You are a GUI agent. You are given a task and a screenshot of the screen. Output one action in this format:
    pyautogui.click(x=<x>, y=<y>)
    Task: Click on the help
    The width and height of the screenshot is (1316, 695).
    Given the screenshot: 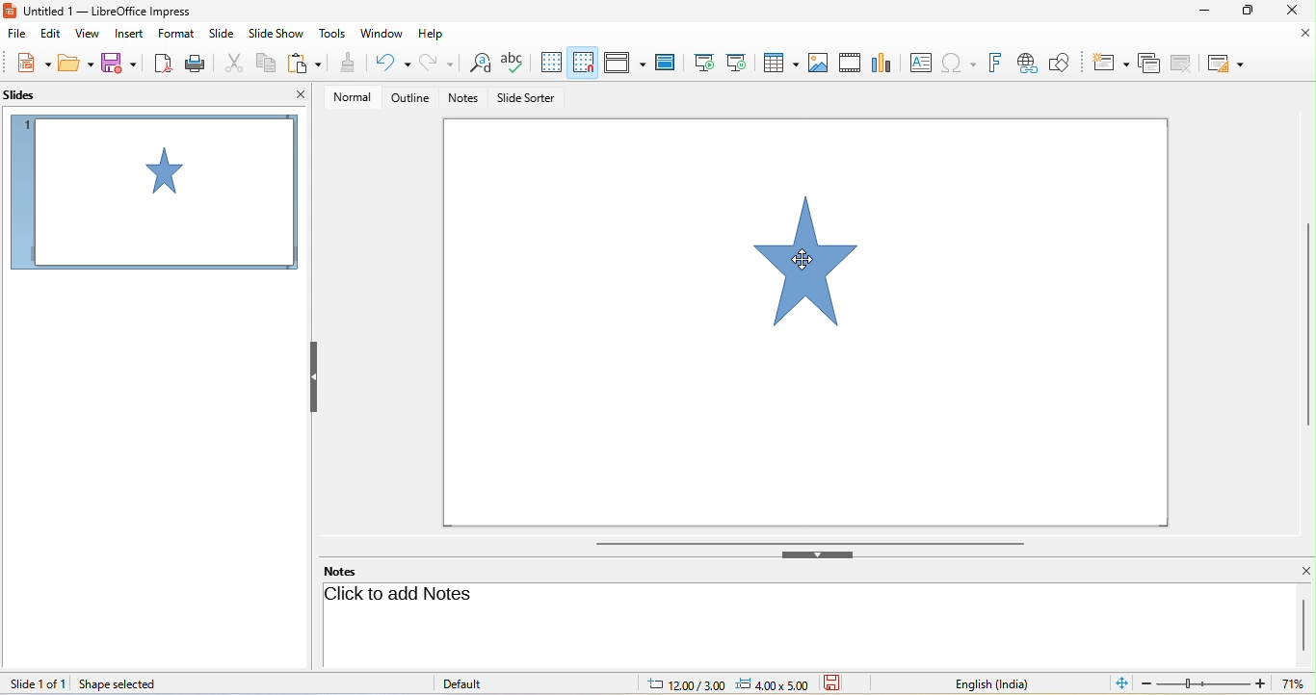 What is the action you would take?
    pyautogui.click(x=432, y=35)
    